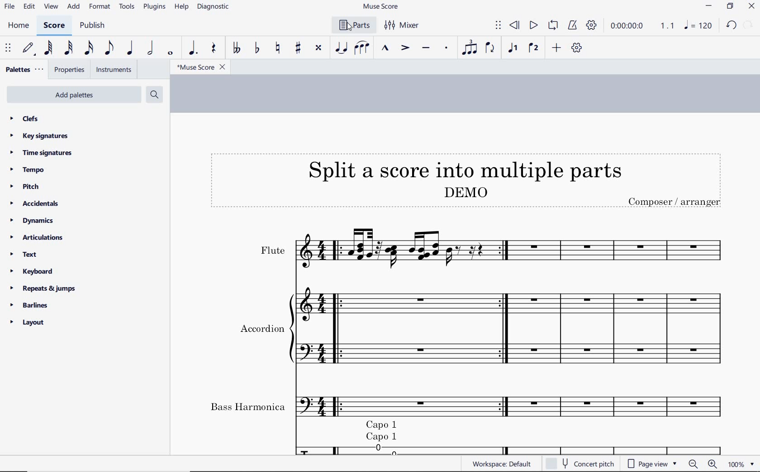 The image size is (760, 472). What do you see at coordinates (703, 464) in the screenshot?
I see `zoom out or zoom in` at bounding box center [703, 464].